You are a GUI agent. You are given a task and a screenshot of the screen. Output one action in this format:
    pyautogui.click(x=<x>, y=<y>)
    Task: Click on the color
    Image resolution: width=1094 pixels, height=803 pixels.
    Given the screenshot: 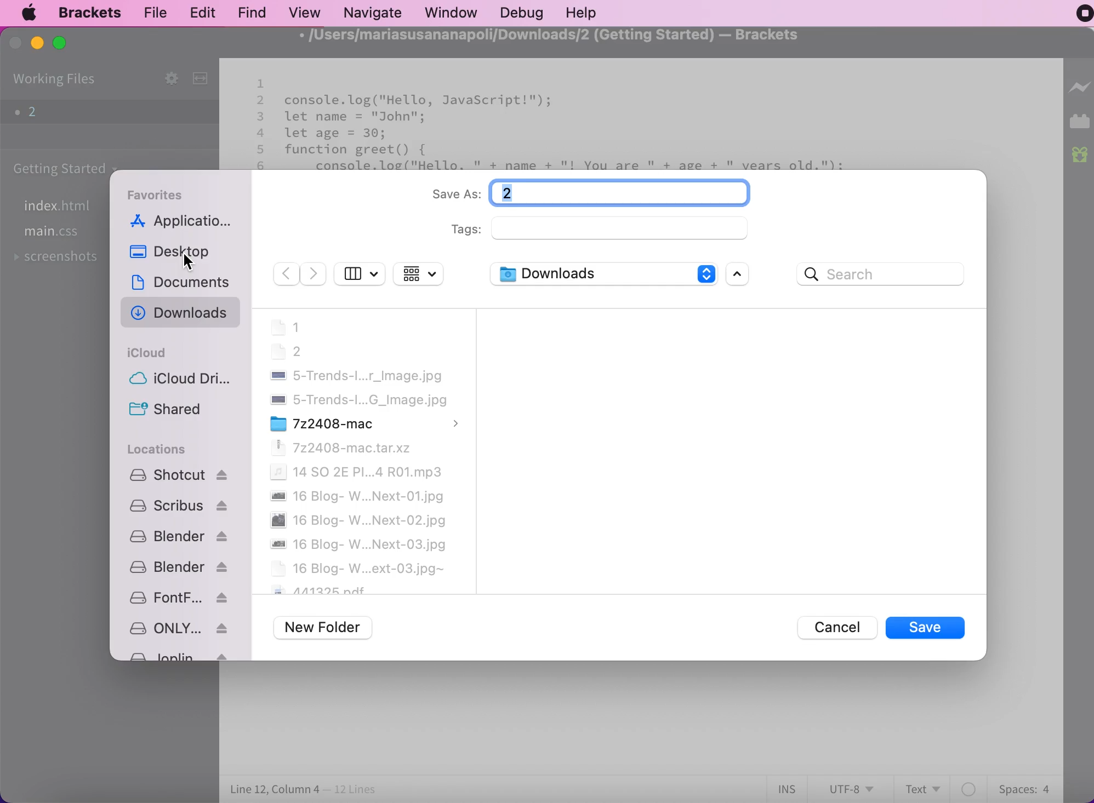 What is the action you would take?
    pyautogui.click(x=970, y=789)
    